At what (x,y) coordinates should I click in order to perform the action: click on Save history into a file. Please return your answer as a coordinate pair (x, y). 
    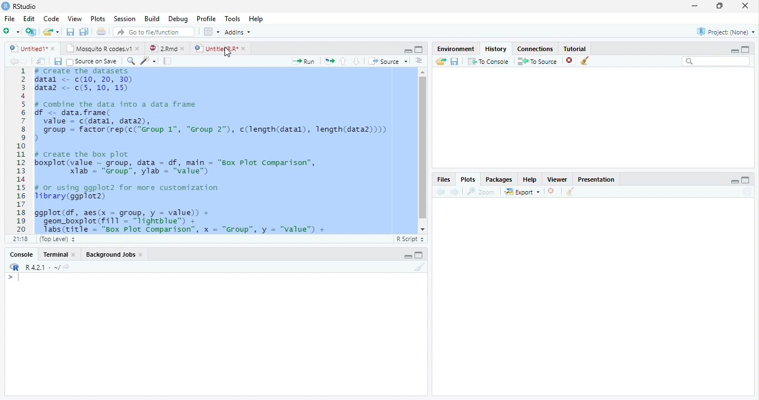
    Looking at the image, I should click on (455, 61).